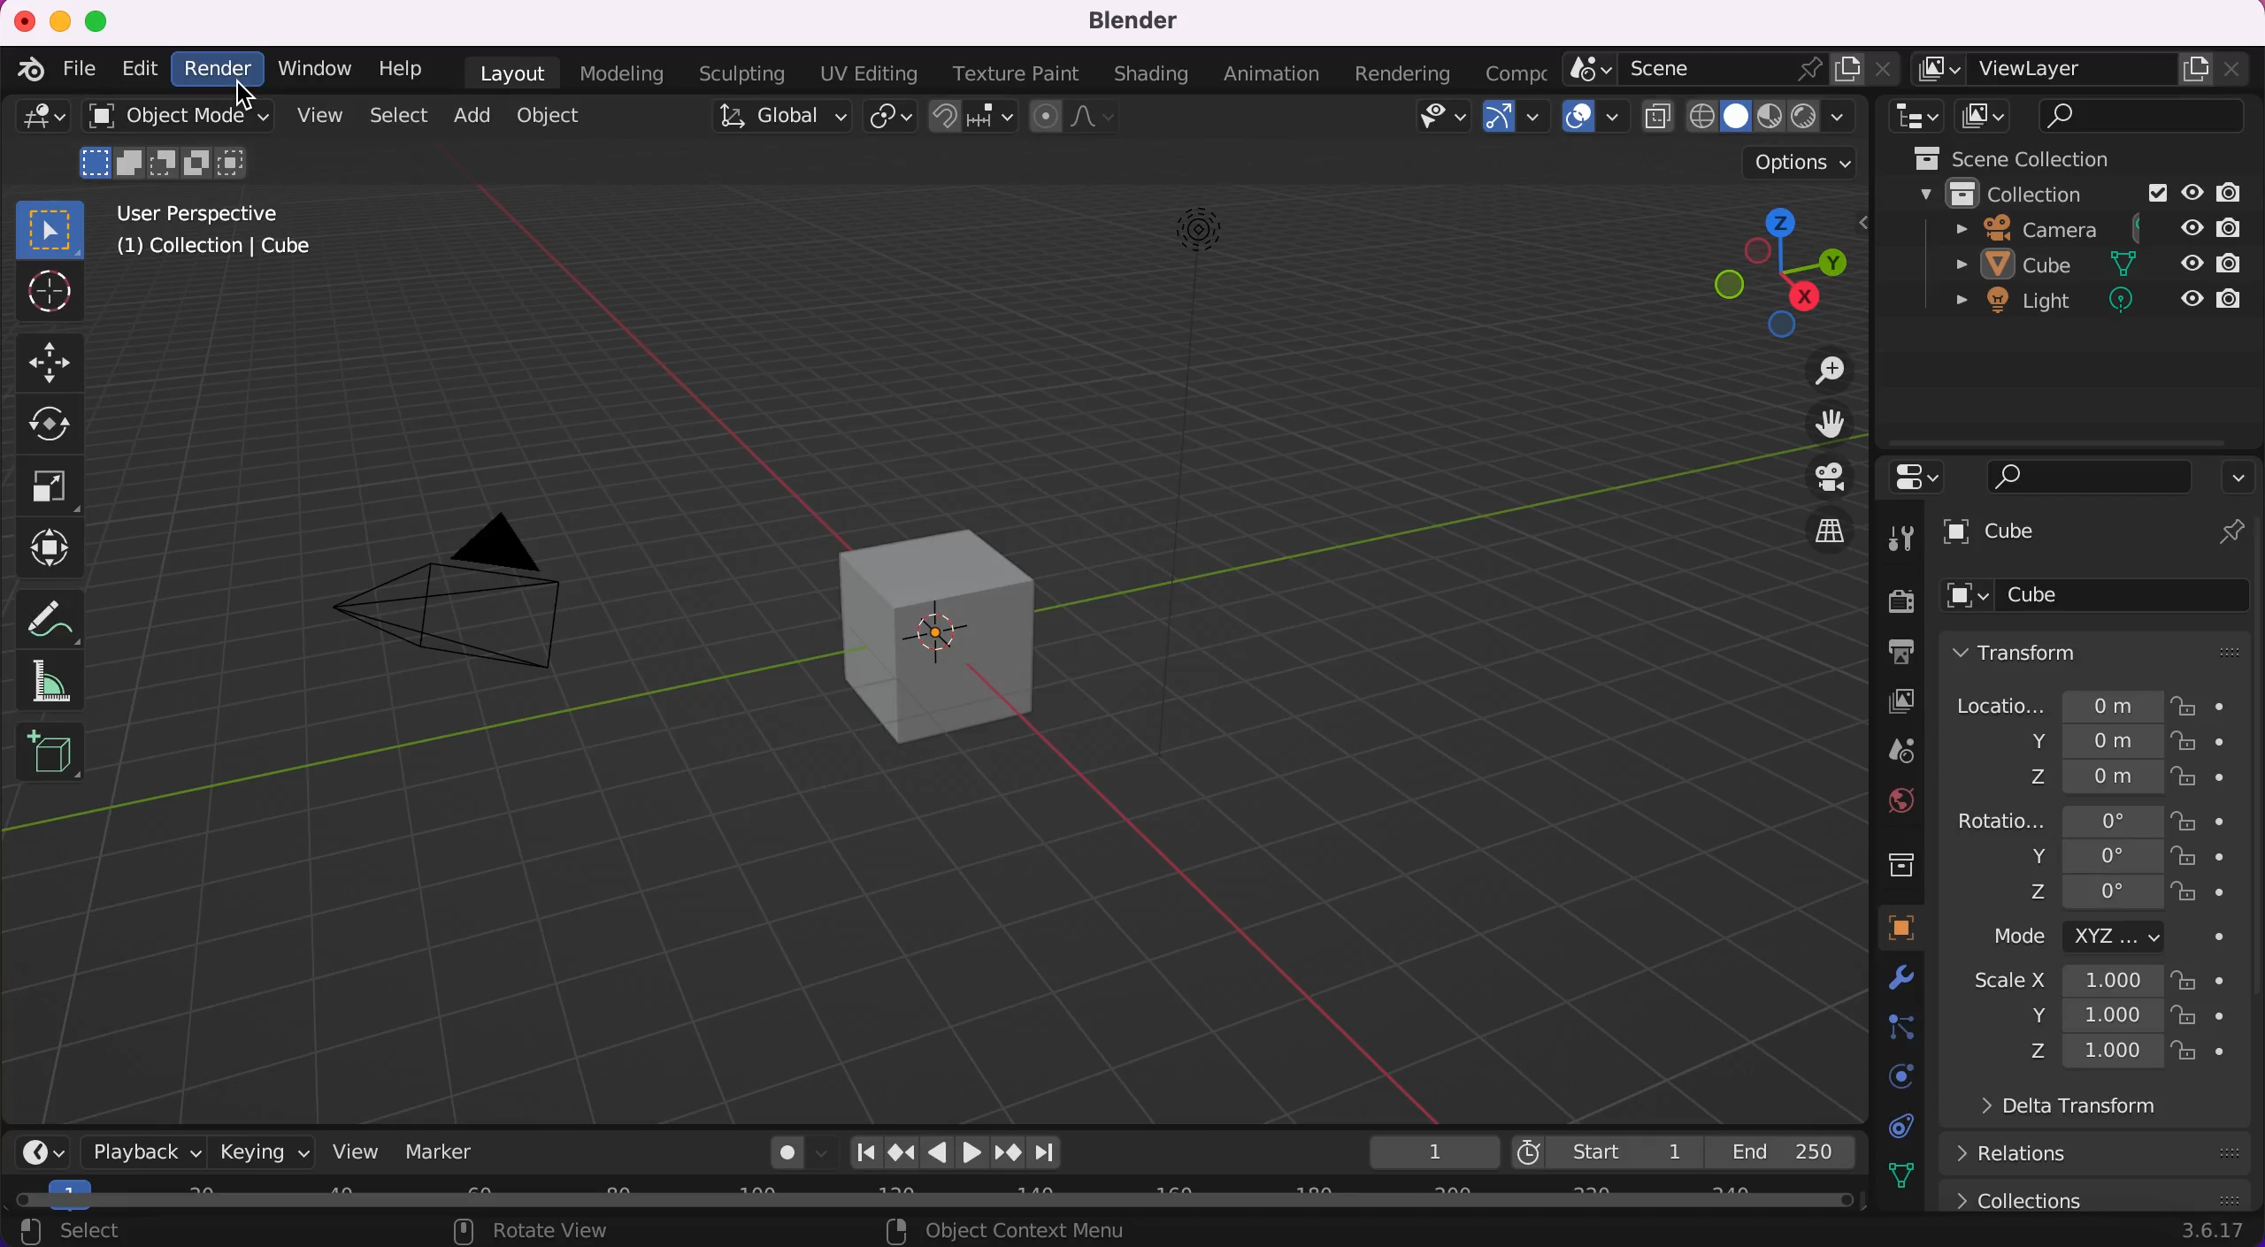 This screenshot has height=1247, width=2265. What do you see at coordinates (1882, 928) in the screenshot?
I see `object` at bounding box center [1882, 928].